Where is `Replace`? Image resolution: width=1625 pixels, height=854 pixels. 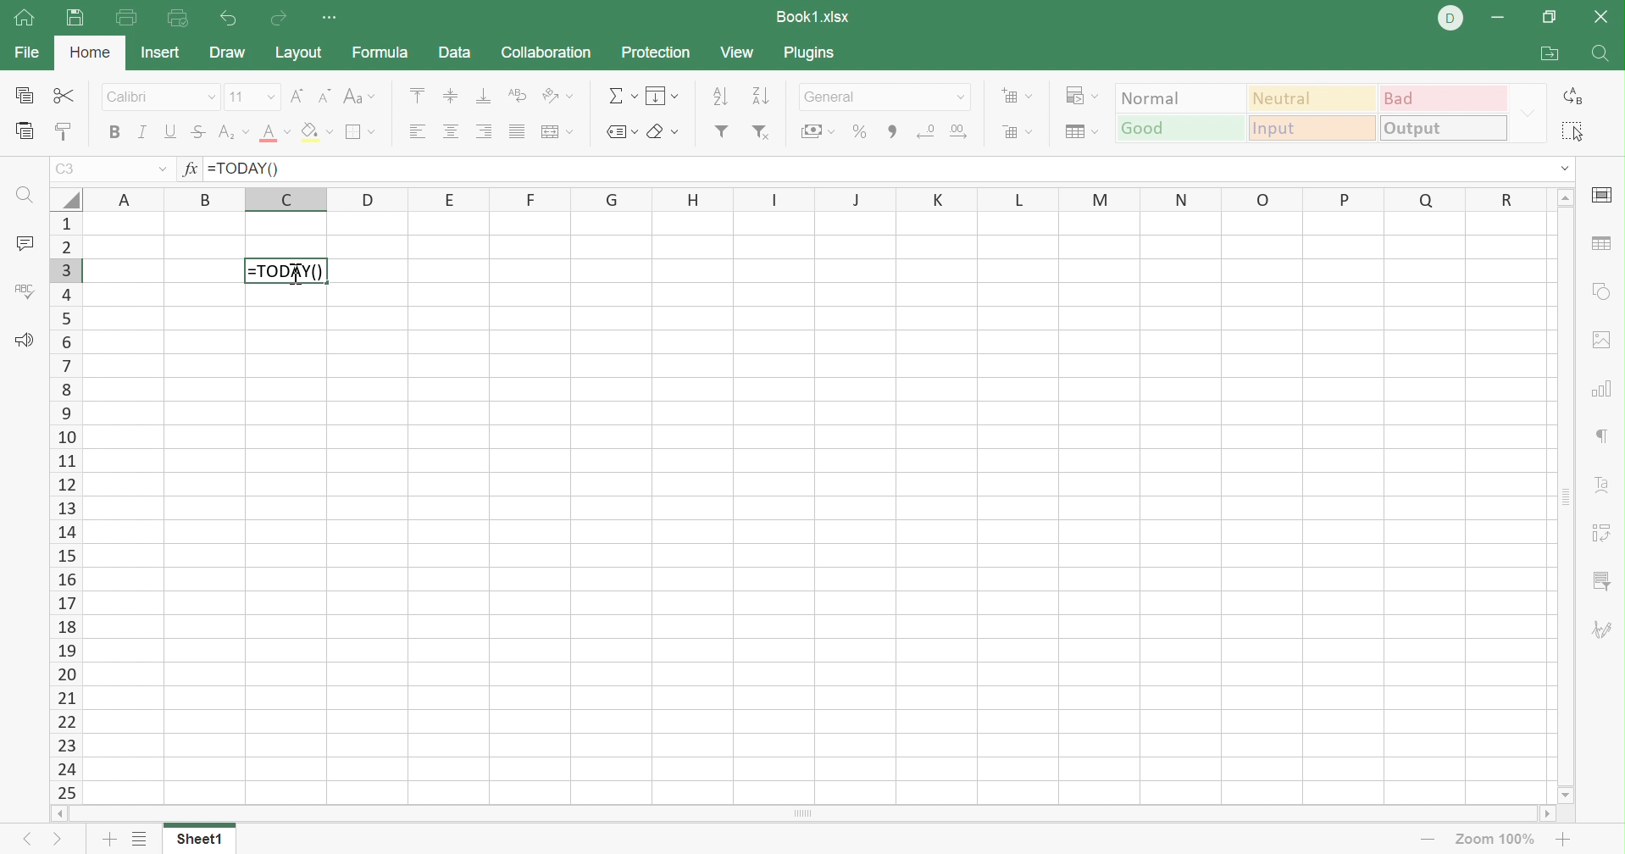
Replace is located at coordinates (1570, 95).